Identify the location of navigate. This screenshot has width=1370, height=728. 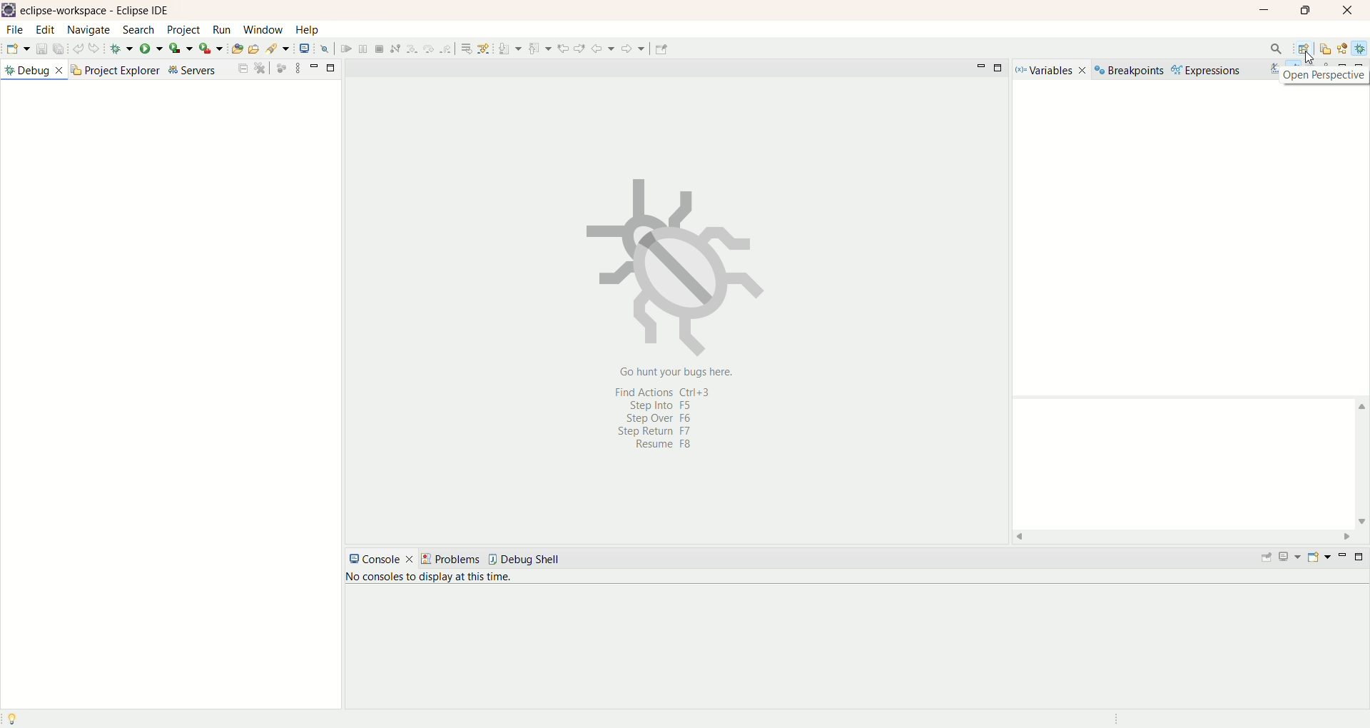
(91, 31).